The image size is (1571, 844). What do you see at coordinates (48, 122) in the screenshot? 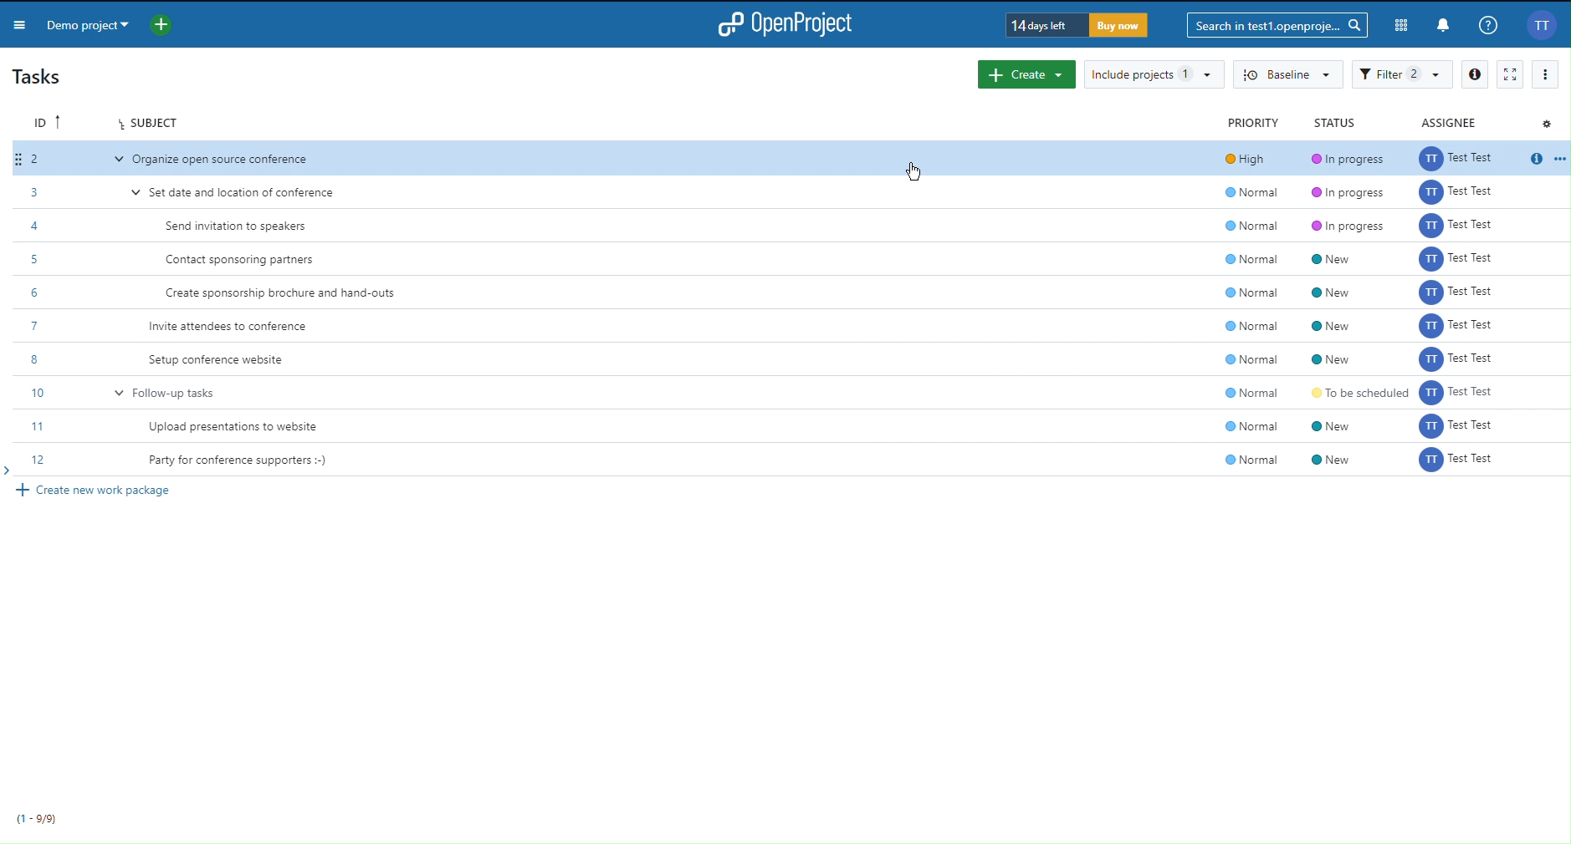
I see `ID` at bounding box center [48, 122].